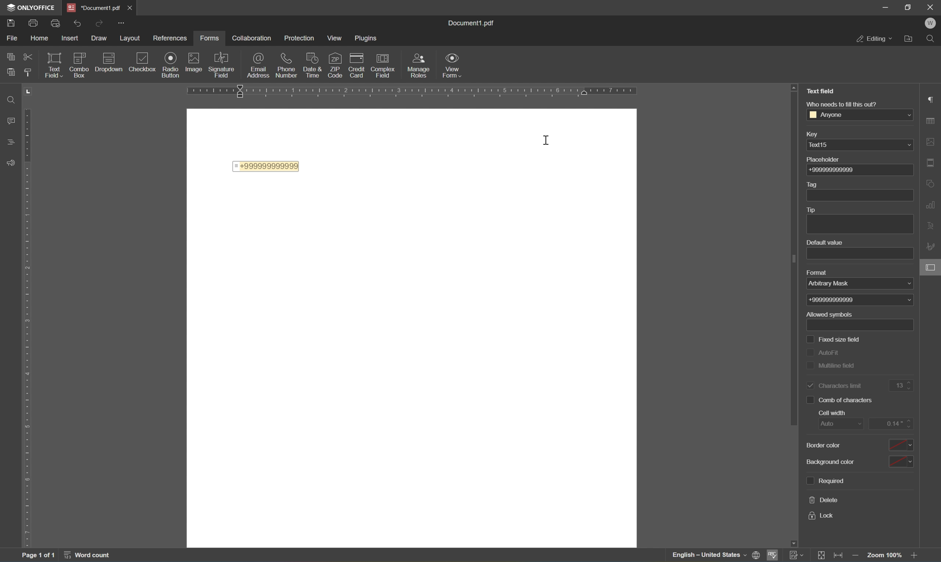  I want to click on characters limit, so click(833, 385).